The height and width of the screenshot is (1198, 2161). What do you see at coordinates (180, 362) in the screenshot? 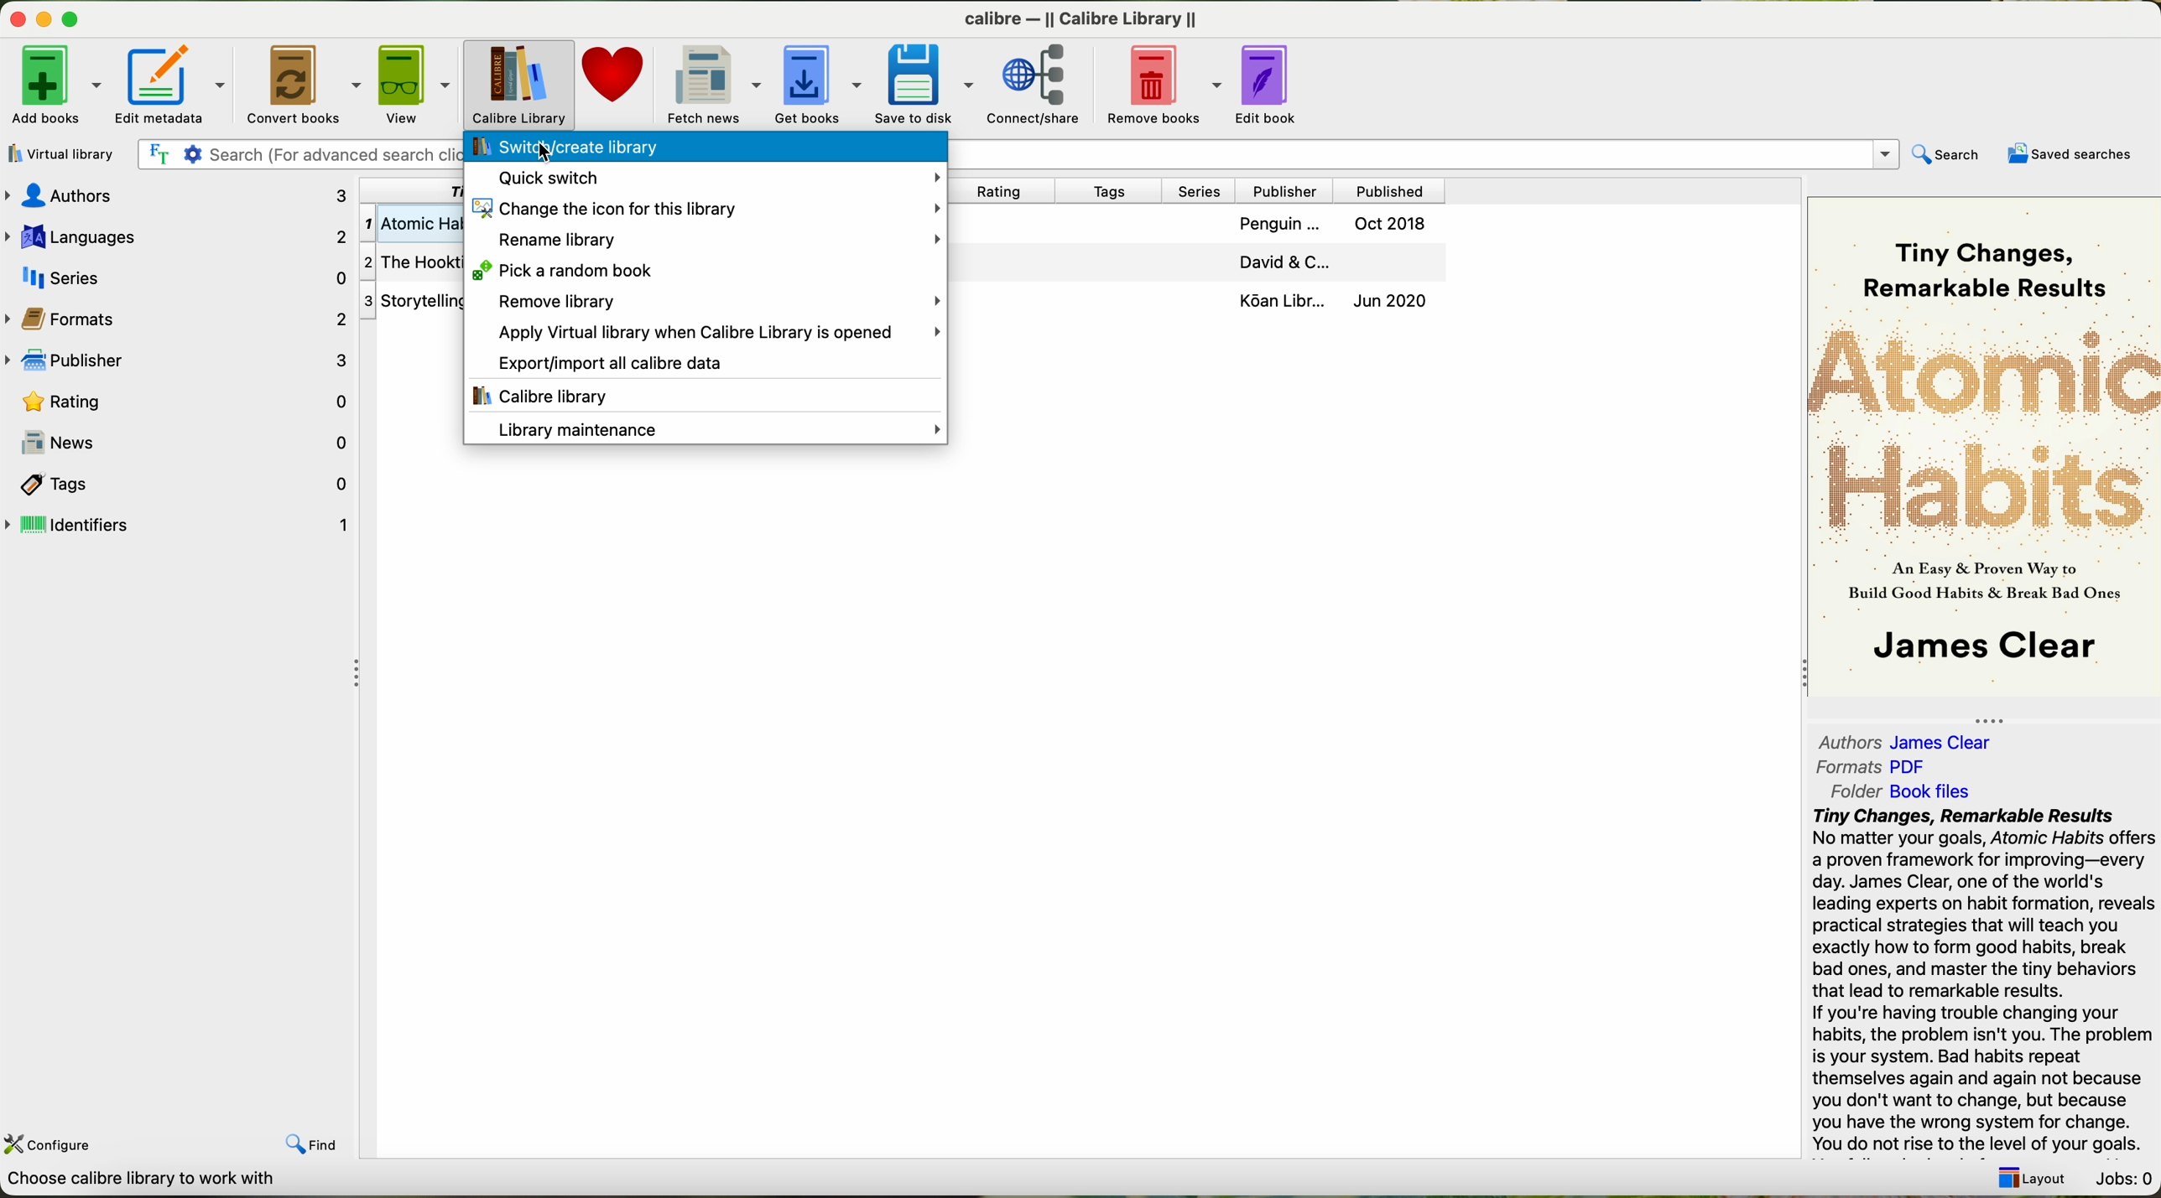
I see `publisher` at bounding box center [180, 362].